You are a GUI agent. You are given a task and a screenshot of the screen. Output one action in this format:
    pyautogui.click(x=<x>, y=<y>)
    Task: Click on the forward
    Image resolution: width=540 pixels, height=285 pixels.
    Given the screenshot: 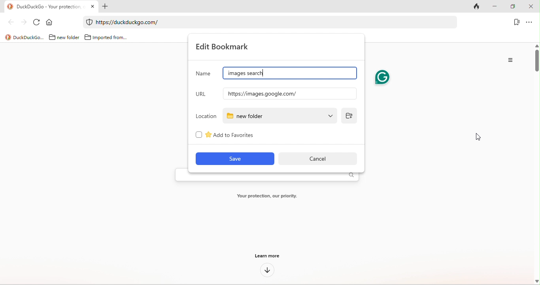 What is the action you would take?
    pyautogui.click(x=22, y=22)
    